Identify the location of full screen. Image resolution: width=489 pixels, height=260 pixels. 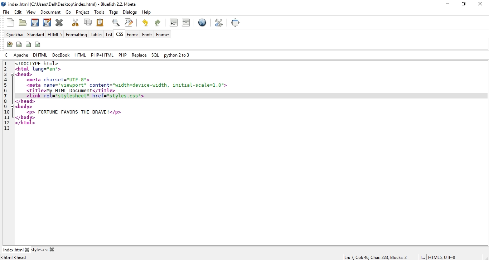
(236, 23).